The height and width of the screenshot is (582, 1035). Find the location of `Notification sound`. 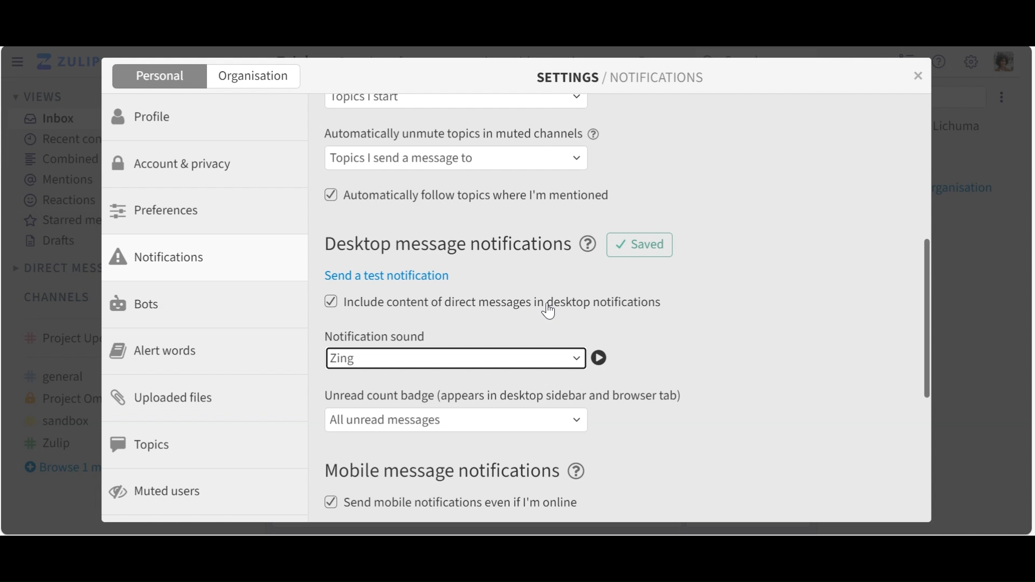

Notification sound is located at coordinates (377, 336).